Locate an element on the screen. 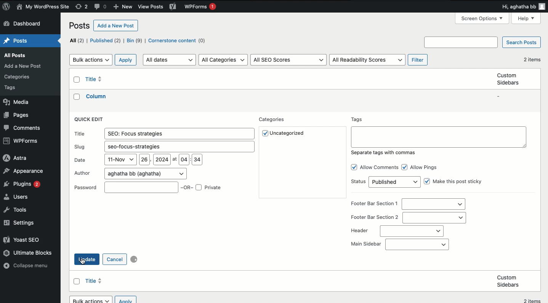  status is located at coordinates (395, 182).